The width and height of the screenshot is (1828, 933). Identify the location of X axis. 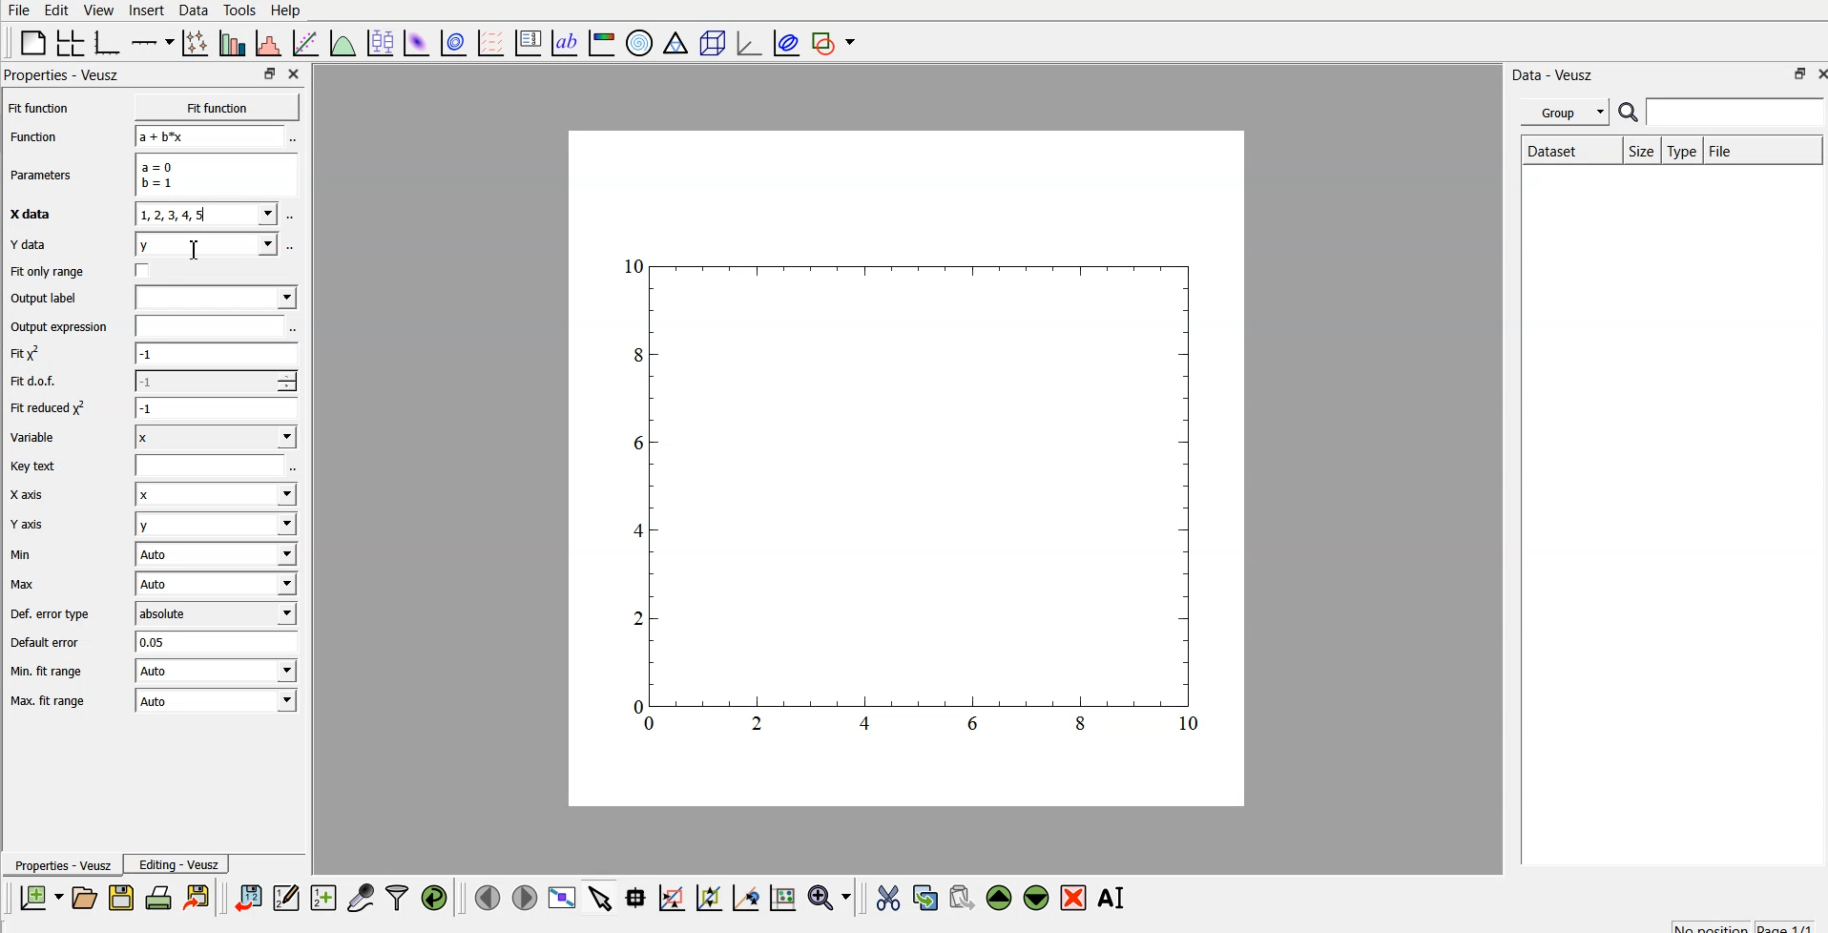
(46, 496).